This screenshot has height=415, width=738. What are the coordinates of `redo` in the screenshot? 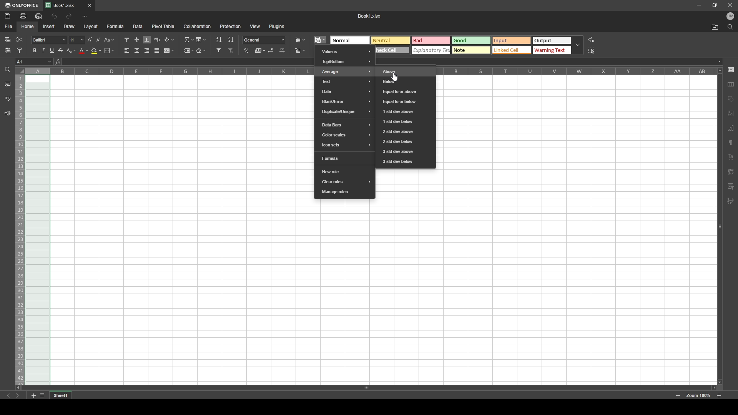 It's located at (69, 16).